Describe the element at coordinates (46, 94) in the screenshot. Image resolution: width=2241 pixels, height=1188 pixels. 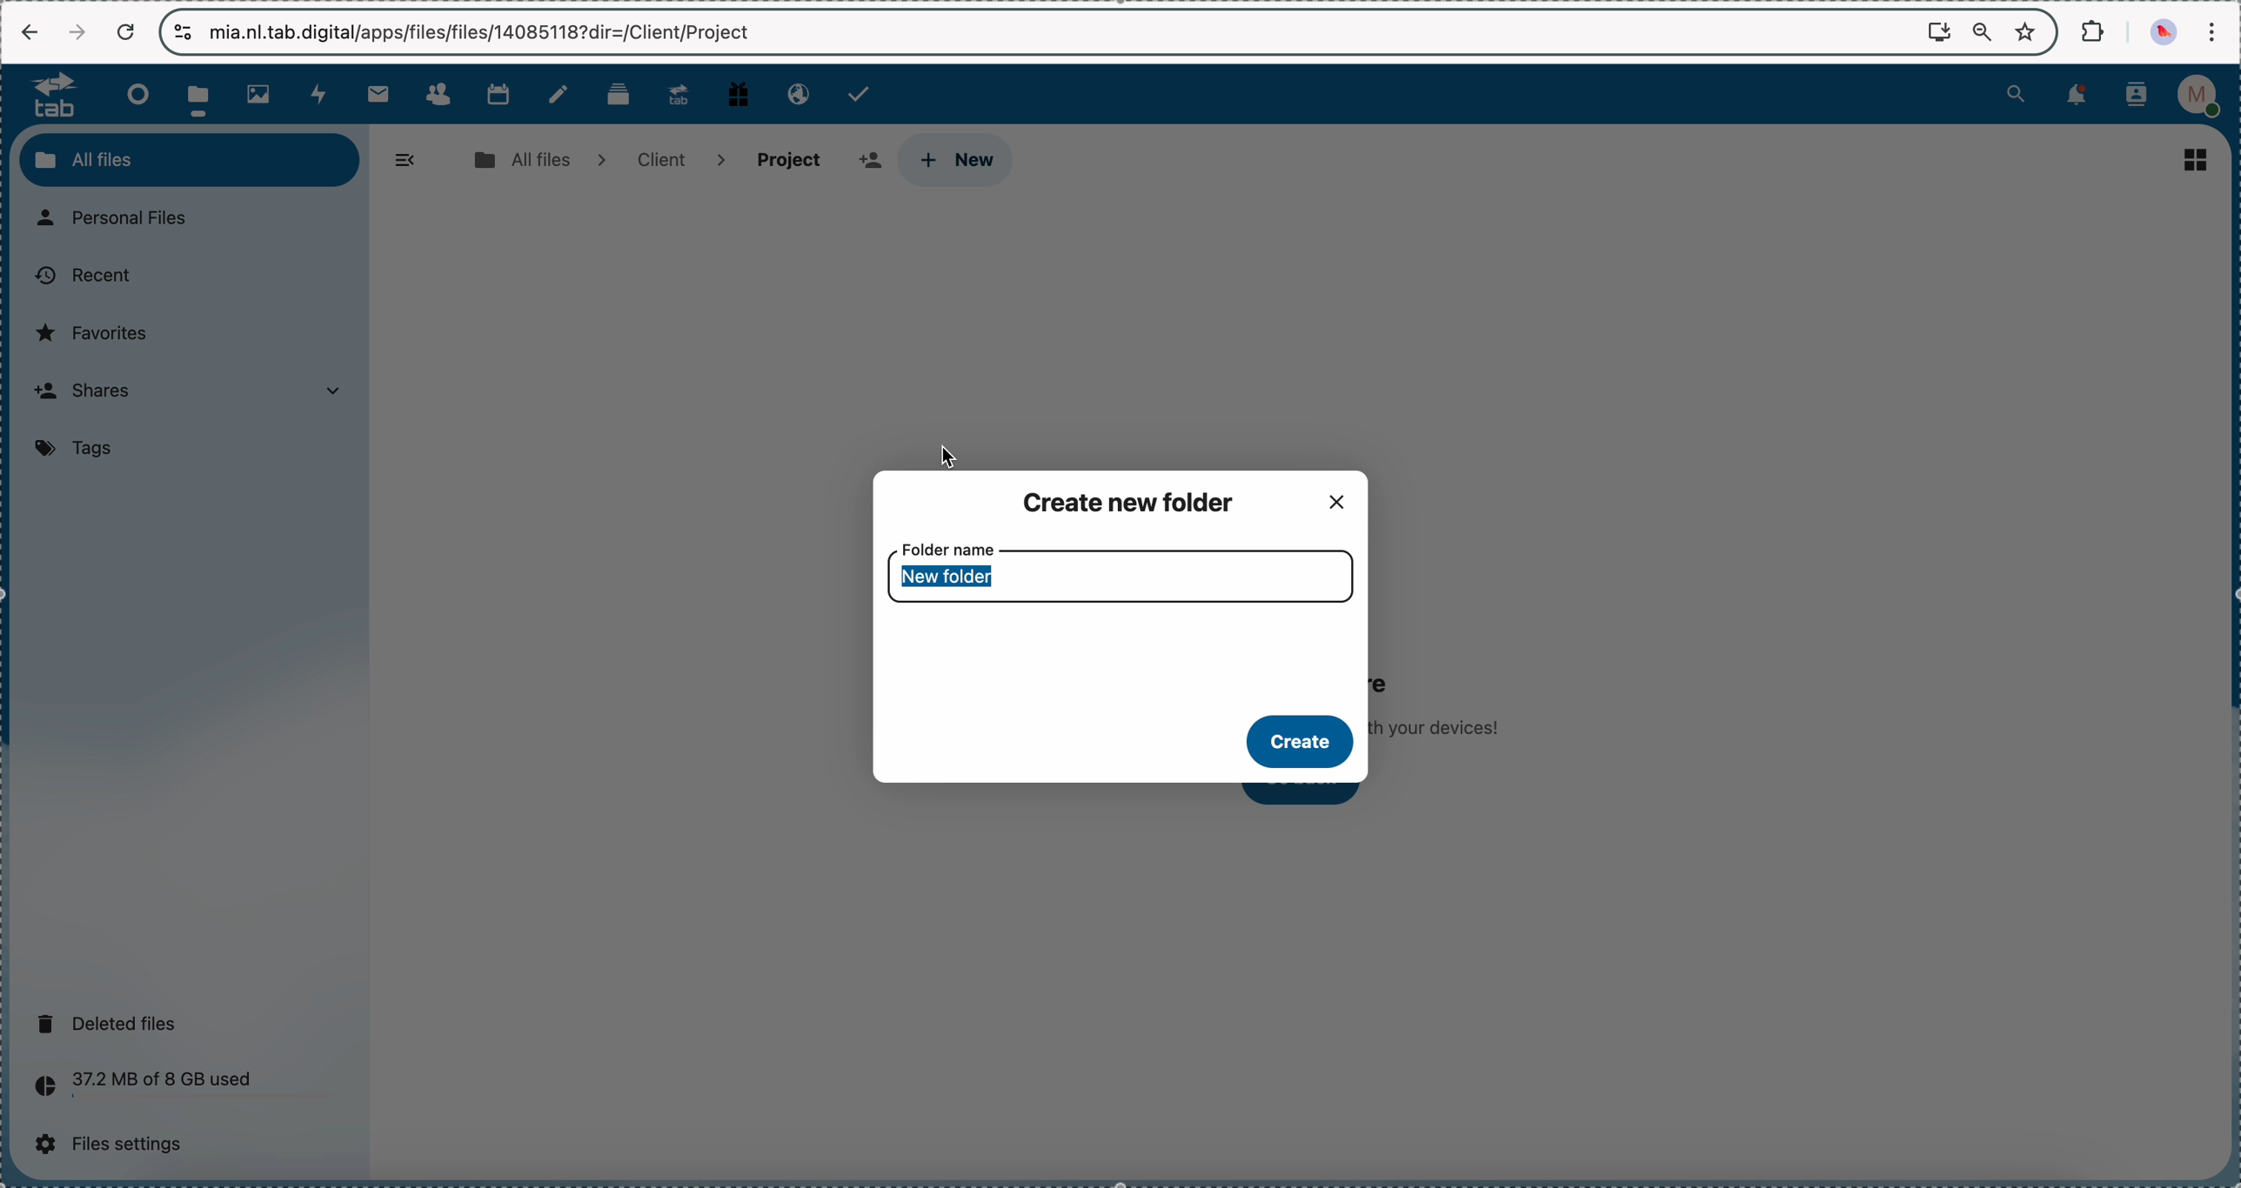
I see `tab` at that location.